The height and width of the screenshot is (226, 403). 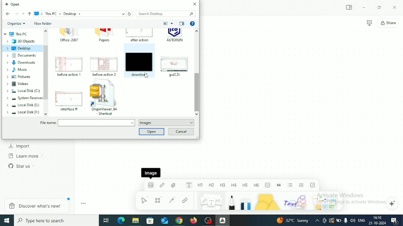 I want to click on Heading 2, so click(x=211, y=186).